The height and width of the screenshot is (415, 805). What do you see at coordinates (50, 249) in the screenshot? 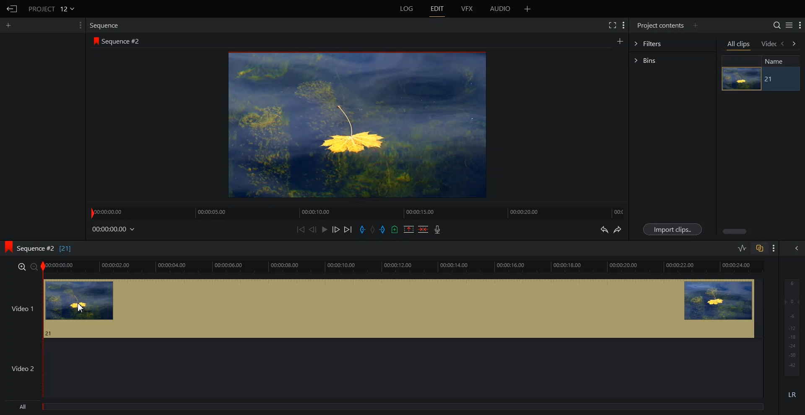
I see `Sequence 2 [21]` at bounding box center [50, 249].